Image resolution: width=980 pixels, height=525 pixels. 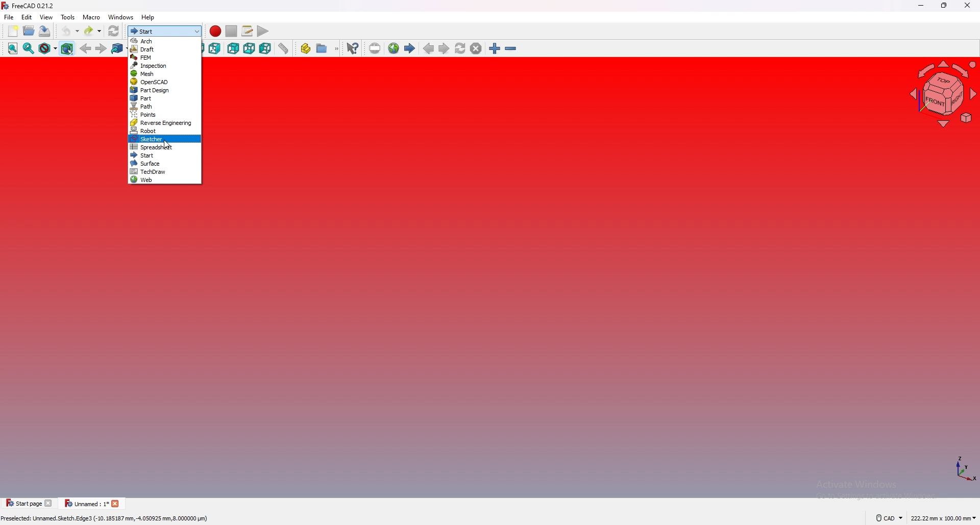 What do you see at coordinates (121, 17) in the screenshot?
I see `windows` at bounding box center [121, 17].